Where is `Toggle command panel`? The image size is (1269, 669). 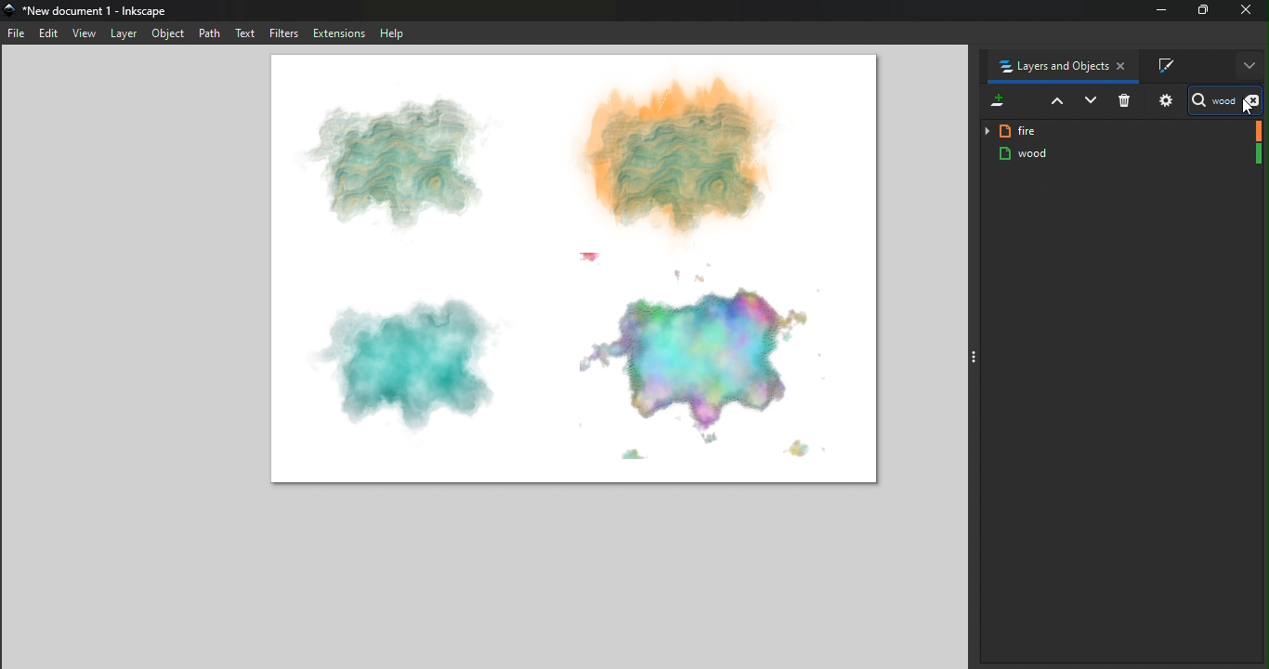
Toggle command panel is located at coordinates (979, 355).